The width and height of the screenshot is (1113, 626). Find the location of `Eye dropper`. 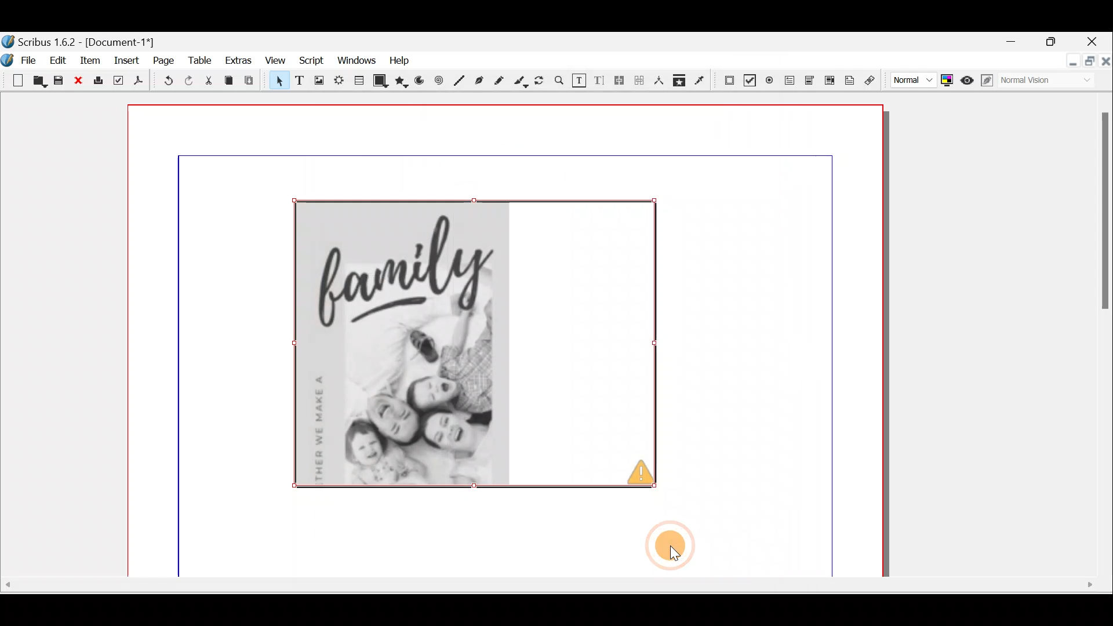

Eye dropper is located at coordinates (701, 79).